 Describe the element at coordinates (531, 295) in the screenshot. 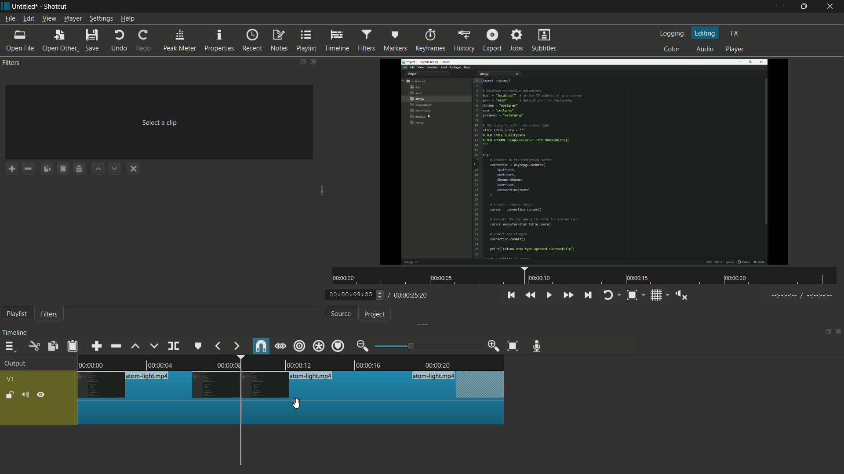

I see `quickly play backward` at that location.